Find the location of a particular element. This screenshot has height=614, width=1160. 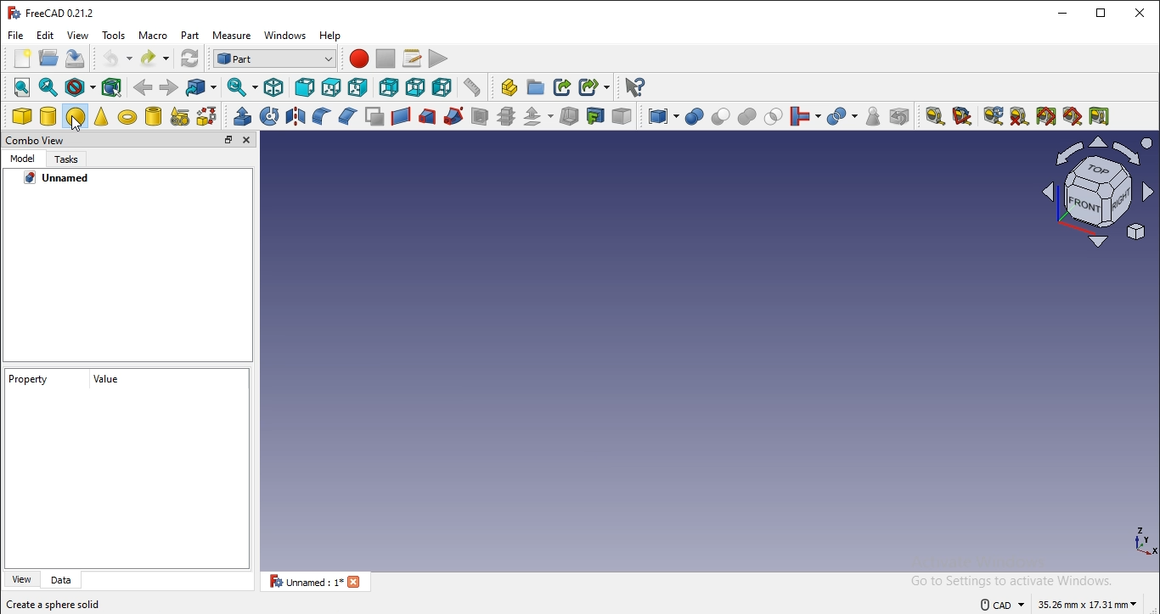

color per surface is located at coordinates (622, 116).